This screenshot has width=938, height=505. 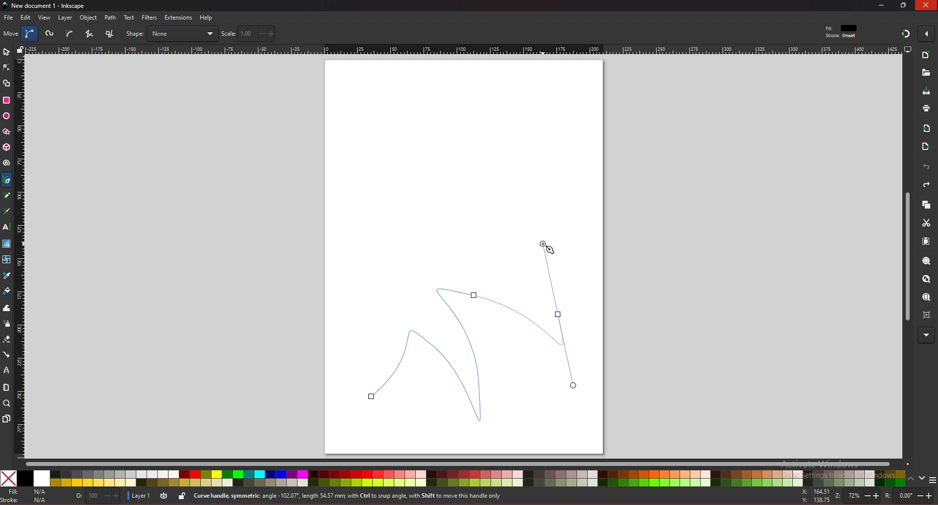 What do you see at coordinates (7, 355) in the screenshot?
I see `connector` at bounding box center [7, 355].